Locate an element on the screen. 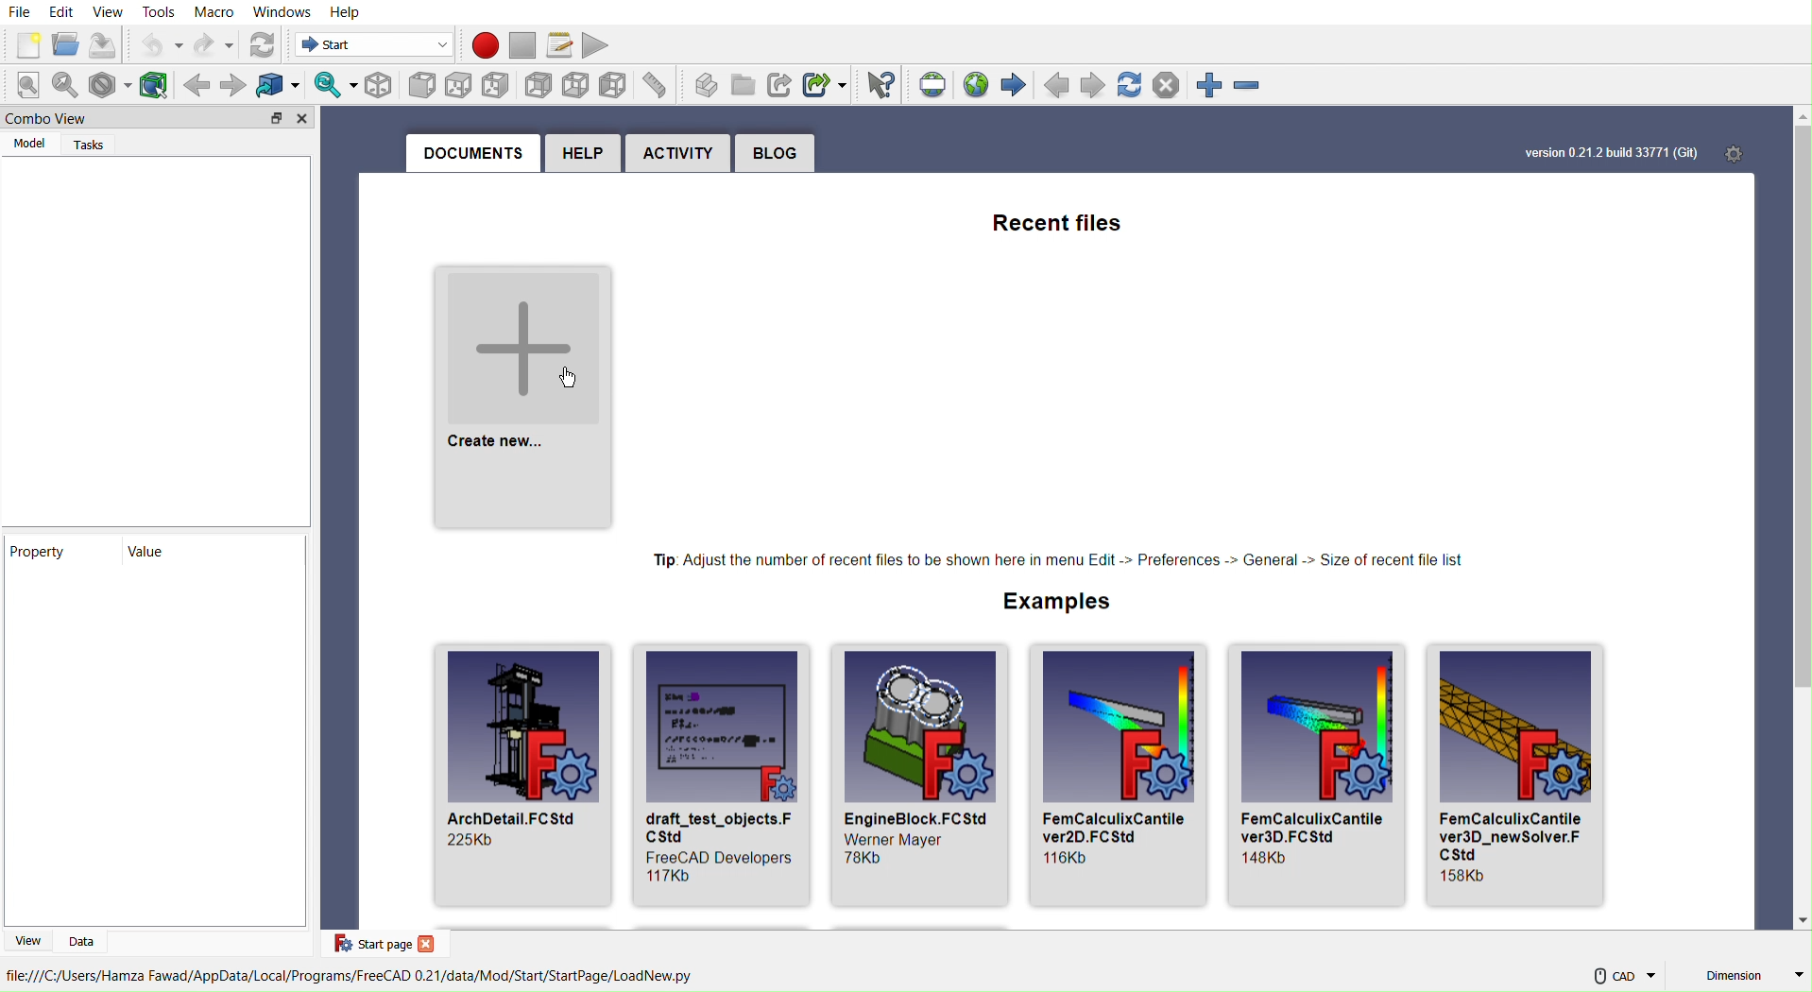 This screenshot has width=1812, height=992. Zoom in is located at coordinates (1212, 86).